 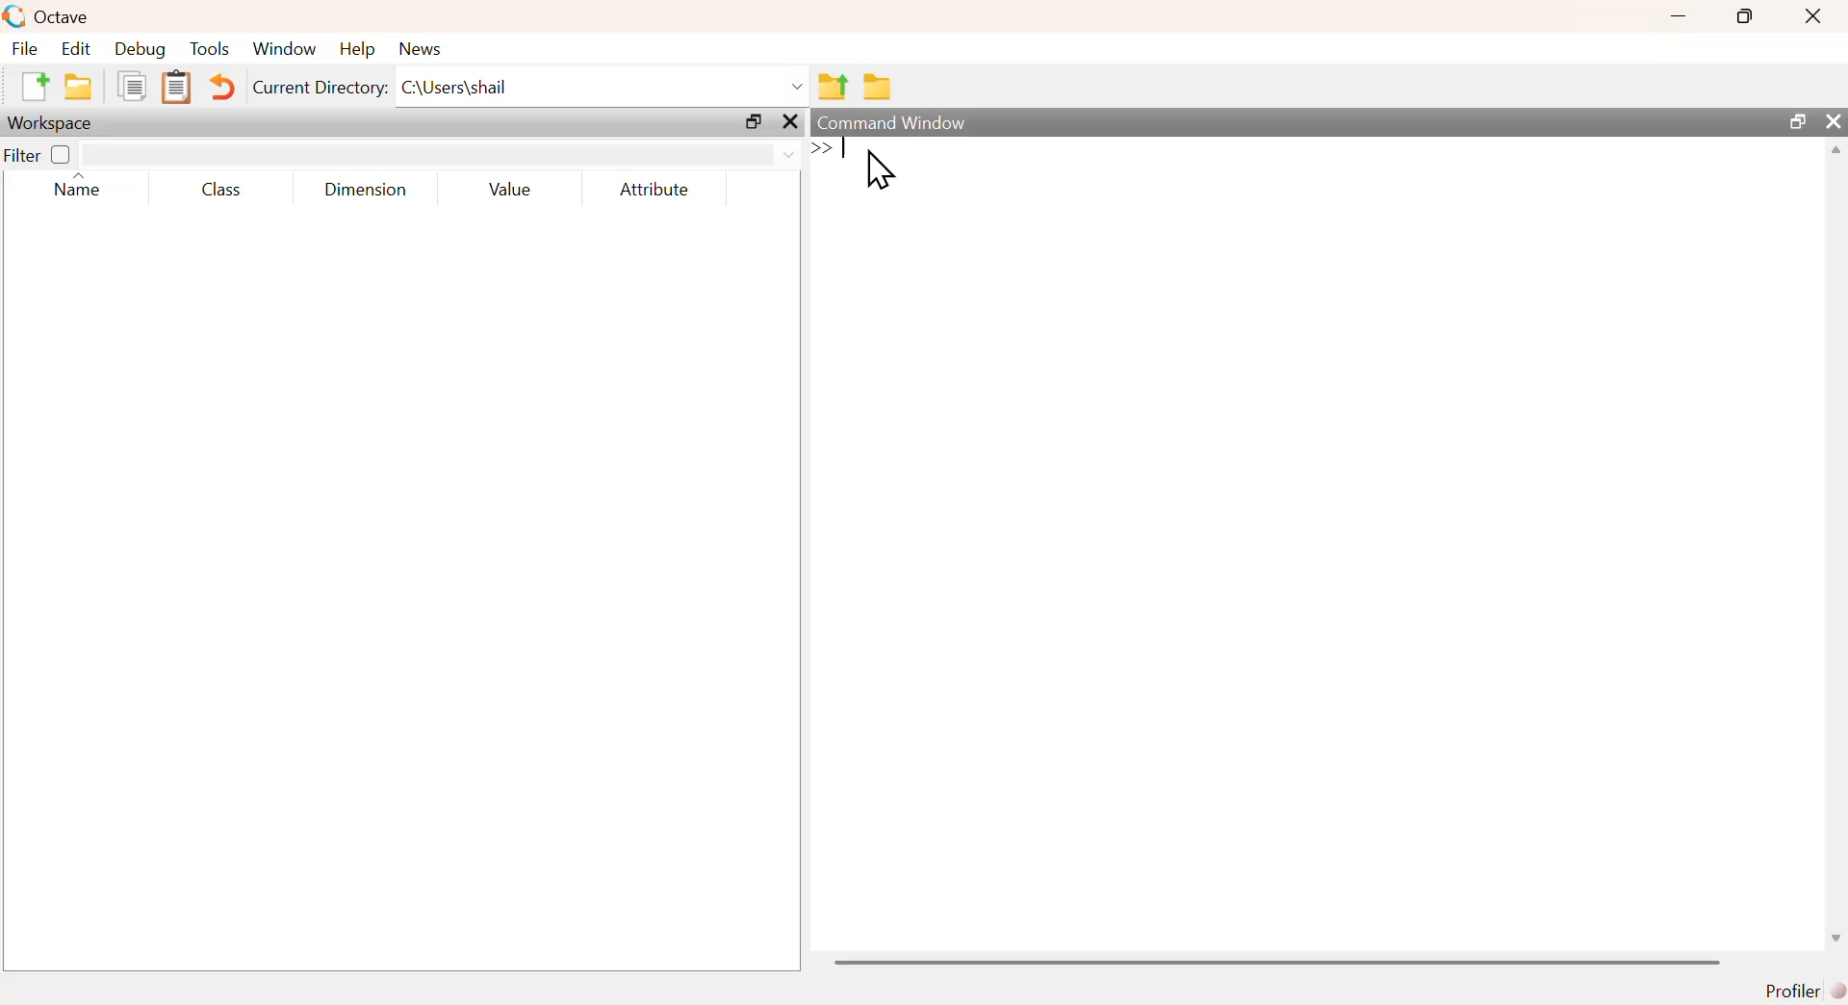 What do you see at coordinates (57, 123) in the screenshot?
I see `workspace` at bounding box center [57, 123].